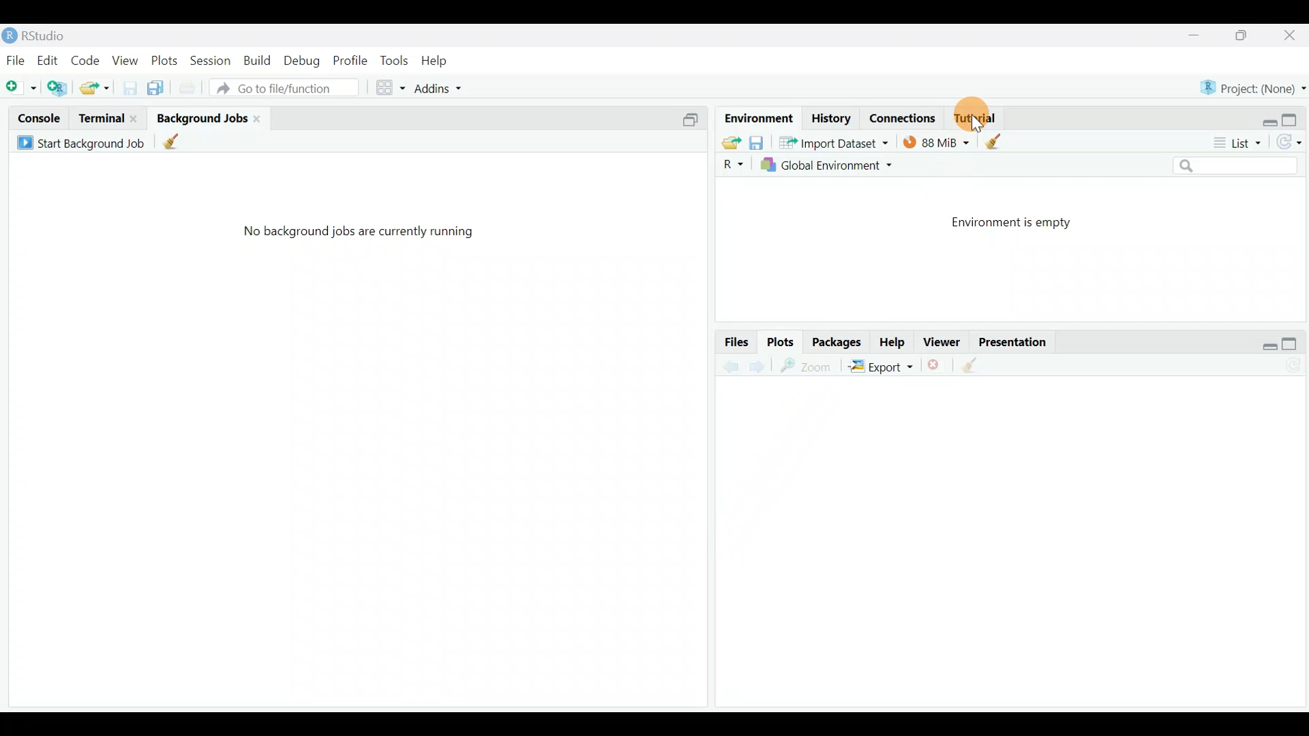 The image size is (1309, 736). Describe the element at coordinates (431, 87) in the screenshot. I see `Addins` at that location.